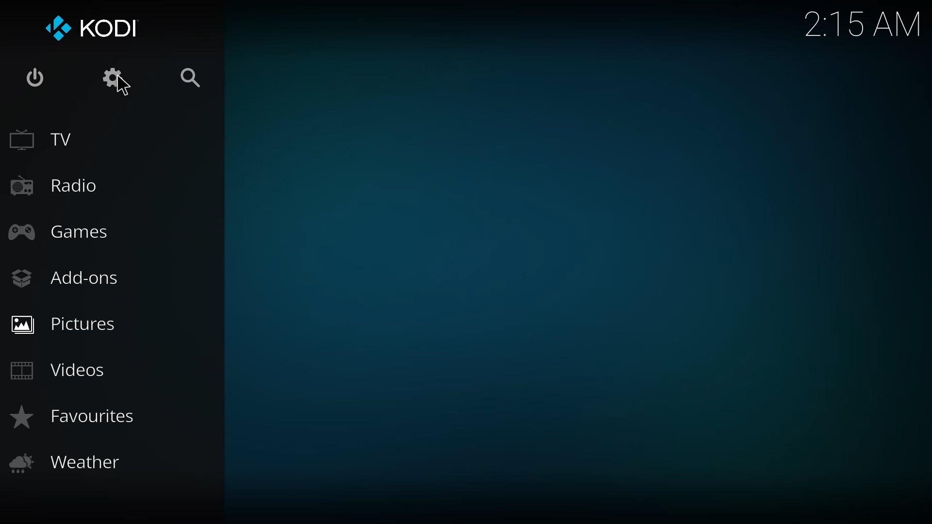  What do you see at coordinates (45, 139) in the screenshot?
I see `tv` at bounding box center [45, 139].